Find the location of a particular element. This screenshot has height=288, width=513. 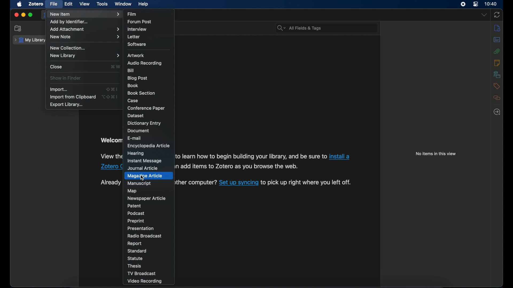

shortcut is located at coordinates (115, 66).